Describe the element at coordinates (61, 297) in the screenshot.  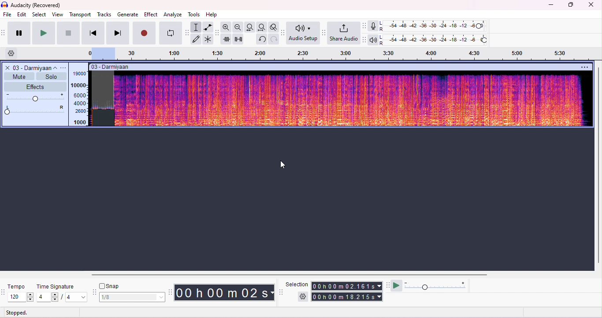
I see `select time signature` at that location.